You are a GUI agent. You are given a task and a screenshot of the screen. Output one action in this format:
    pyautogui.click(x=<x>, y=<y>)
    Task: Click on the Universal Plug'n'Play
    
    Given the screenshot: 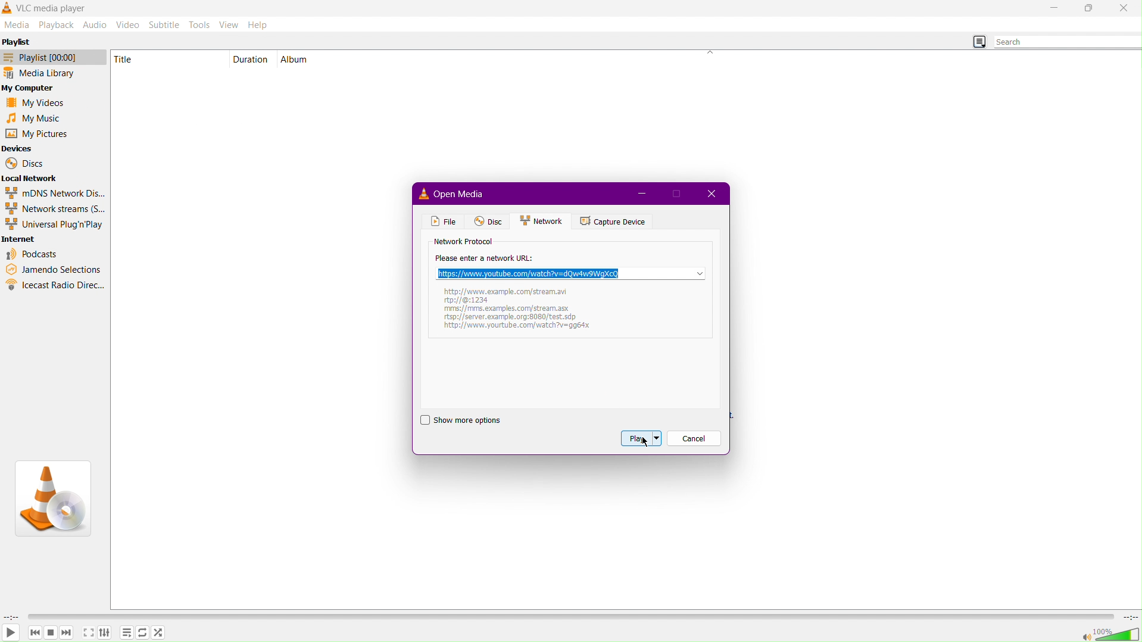 What is the action you would take?
    pyautogui.click(x=55, y=226)
    